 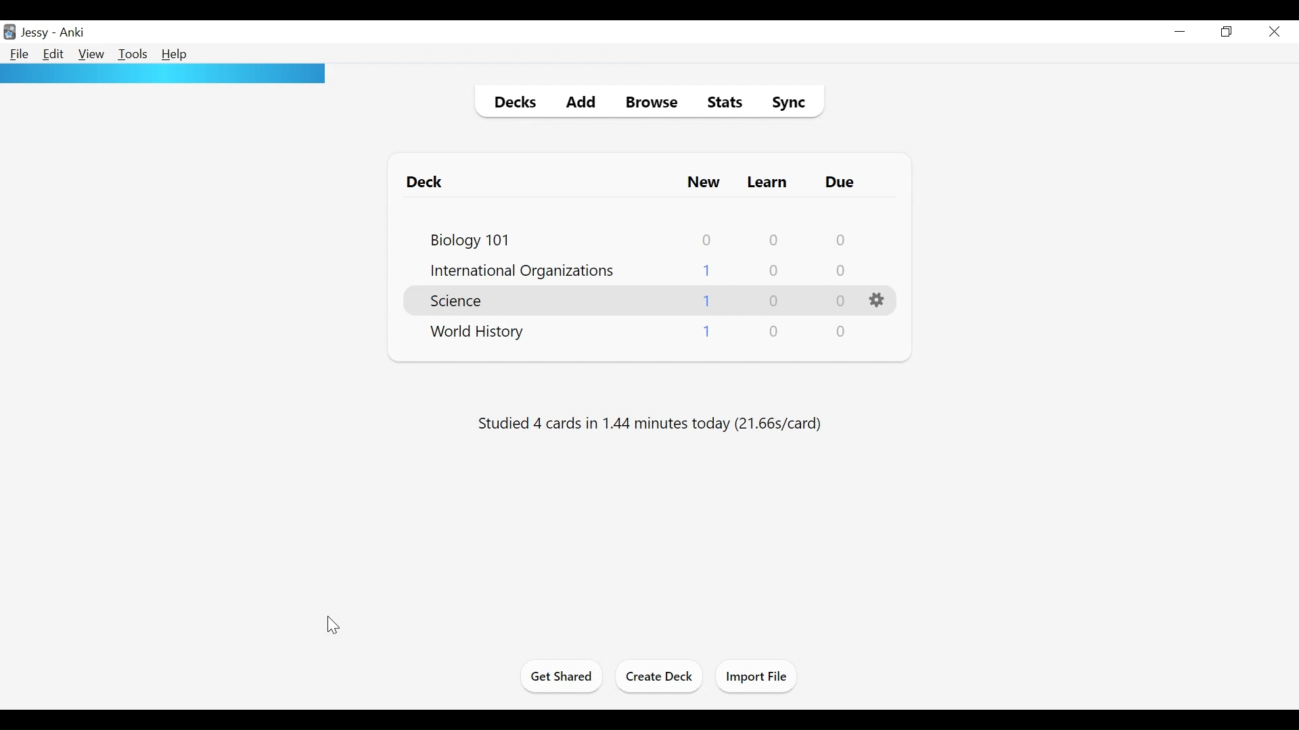 What do you see at coordinates (775, 332) in the screenshot?
I see `Learn Cards Count` at bounding box center [775, 332].